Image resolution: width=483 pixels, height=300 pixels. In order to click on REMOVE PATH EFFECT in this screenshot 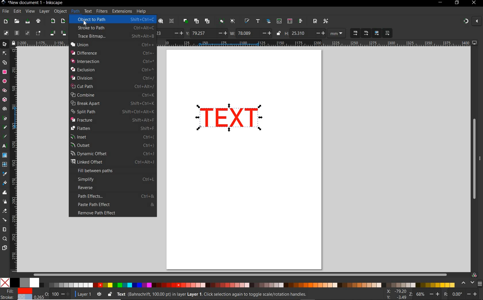, I will do `click(111, 214)`.